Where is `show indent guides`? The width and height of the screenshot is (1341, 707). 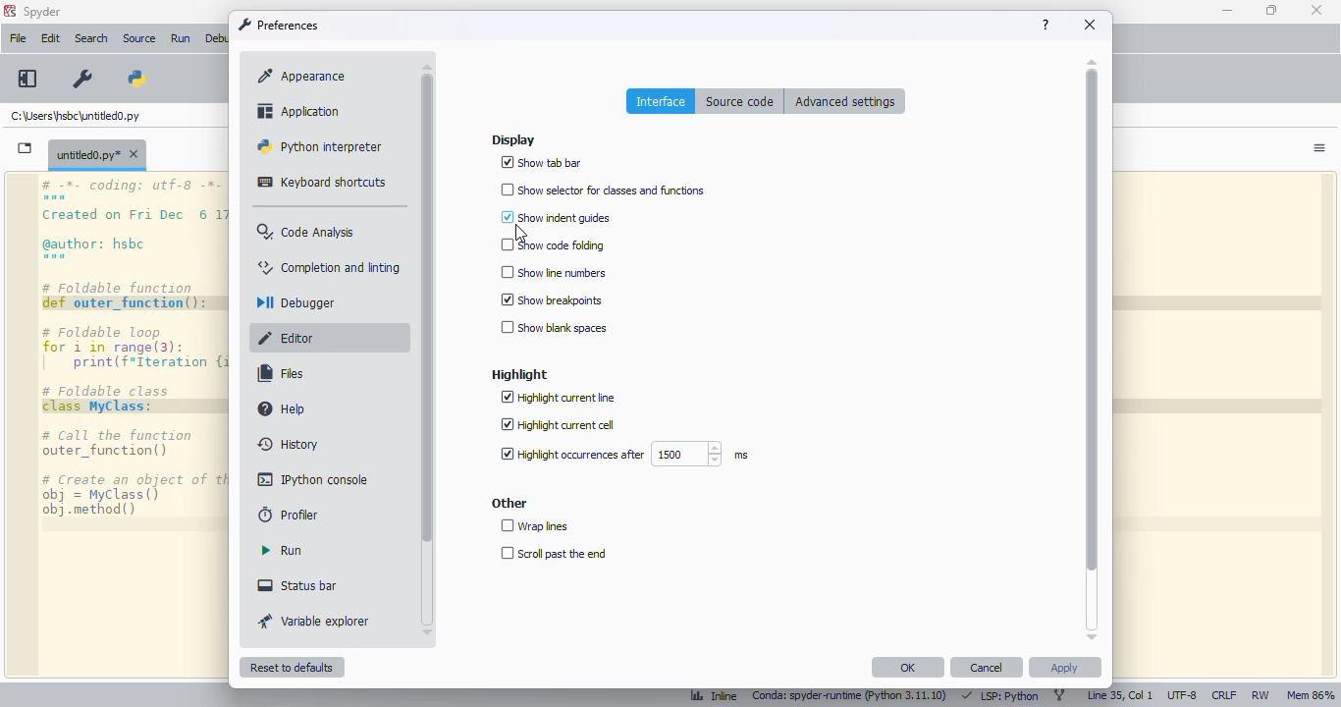 show indent guides is located at coordinates (554, 217).